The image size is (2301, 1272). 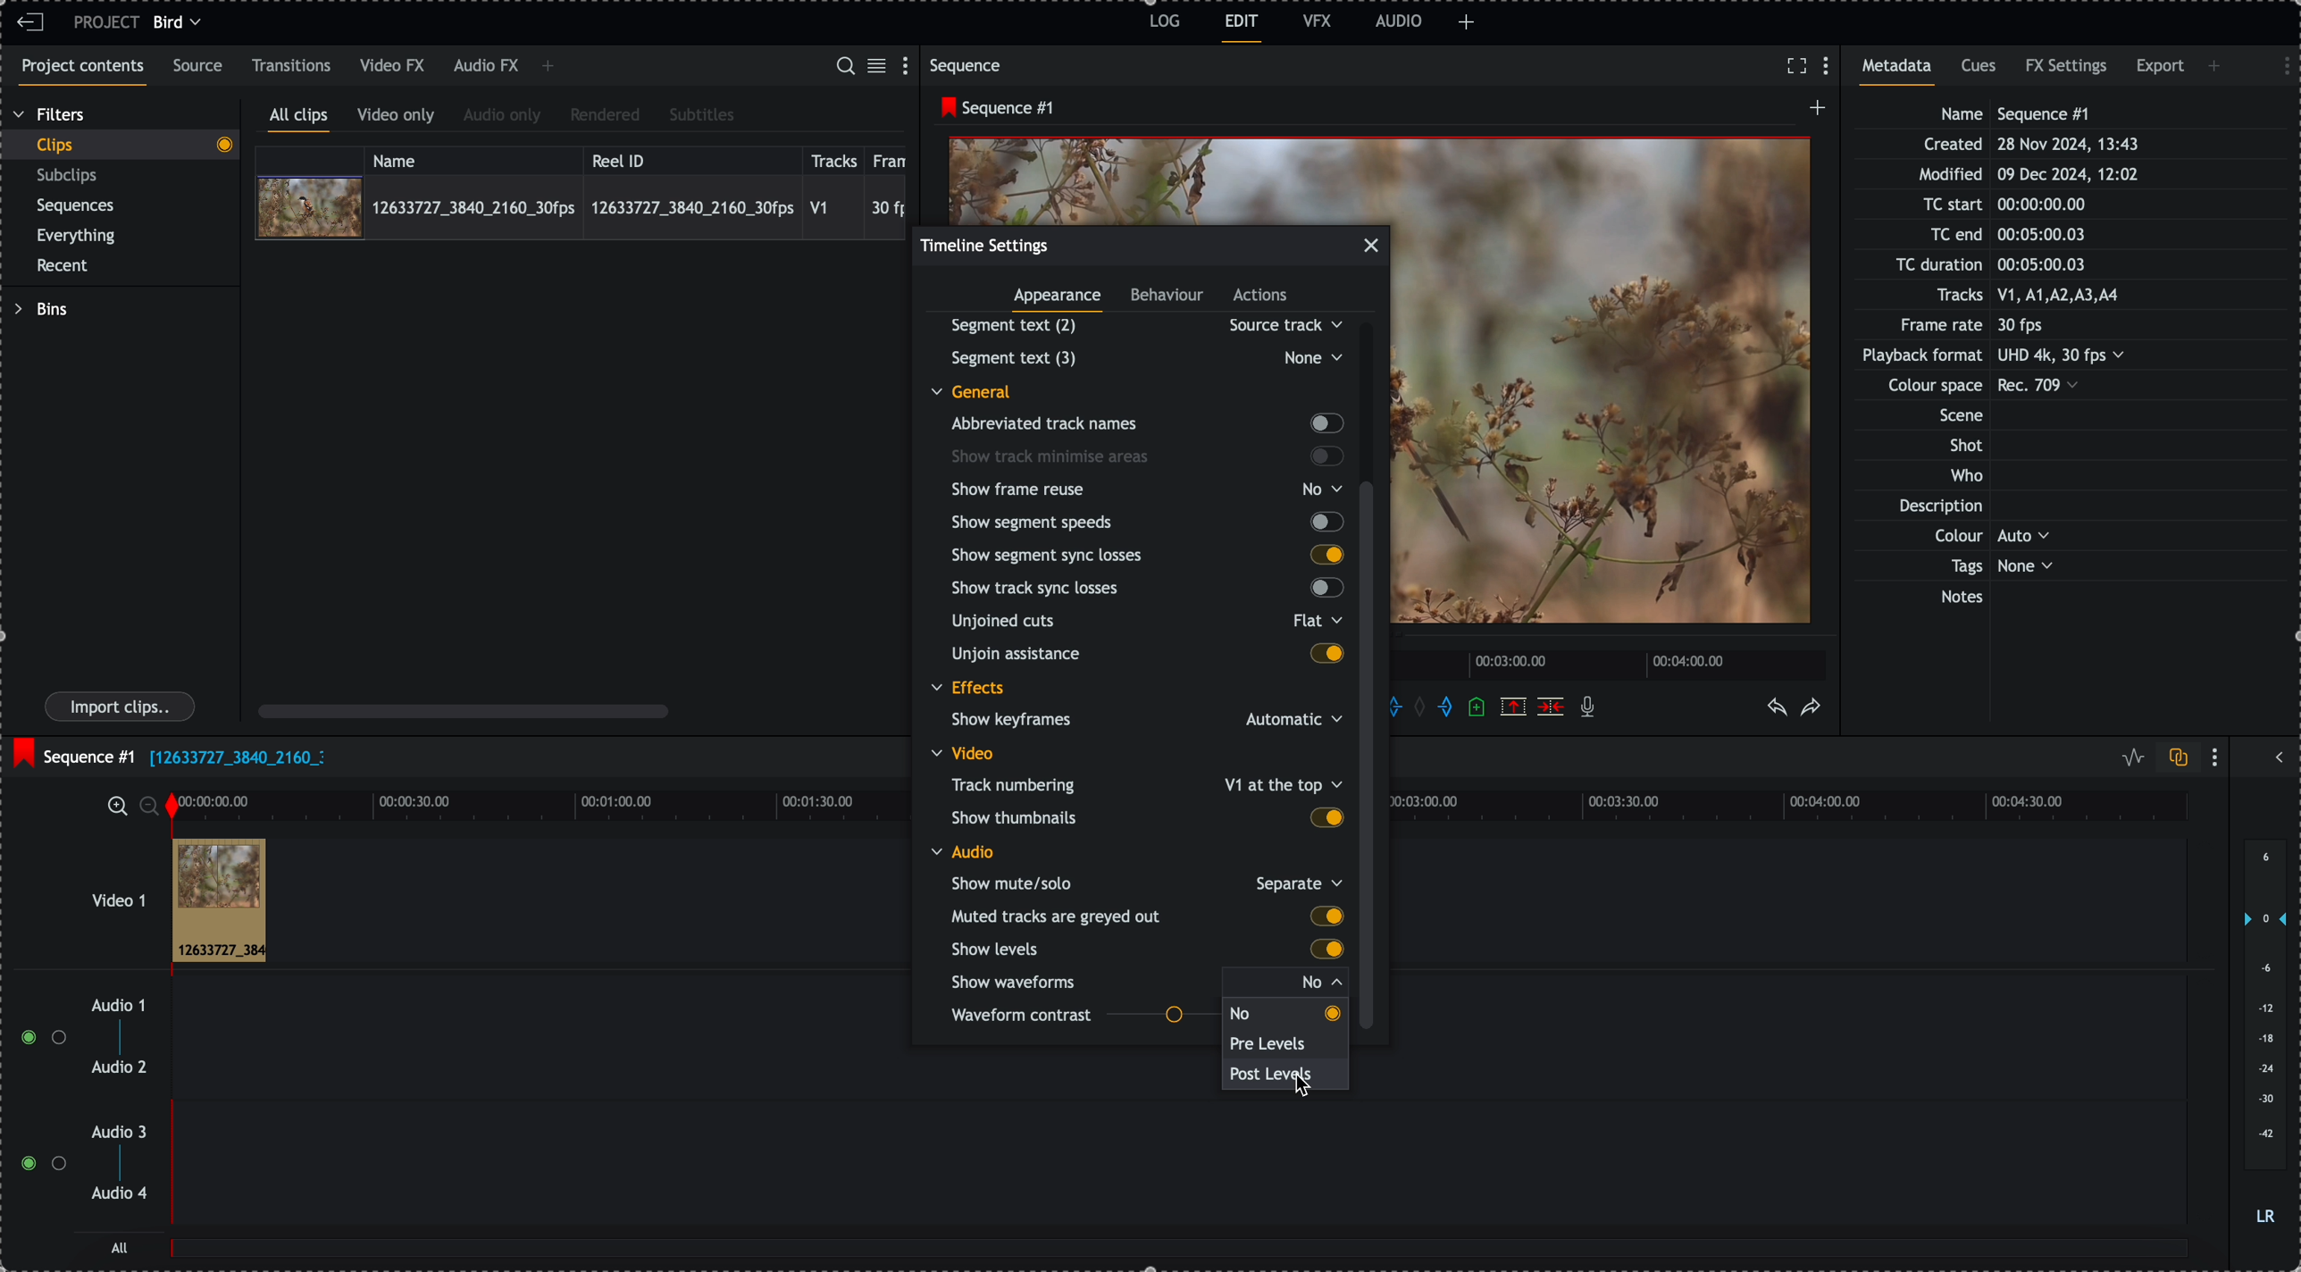 I want to click on track audio, so click(x=538, y=1042).